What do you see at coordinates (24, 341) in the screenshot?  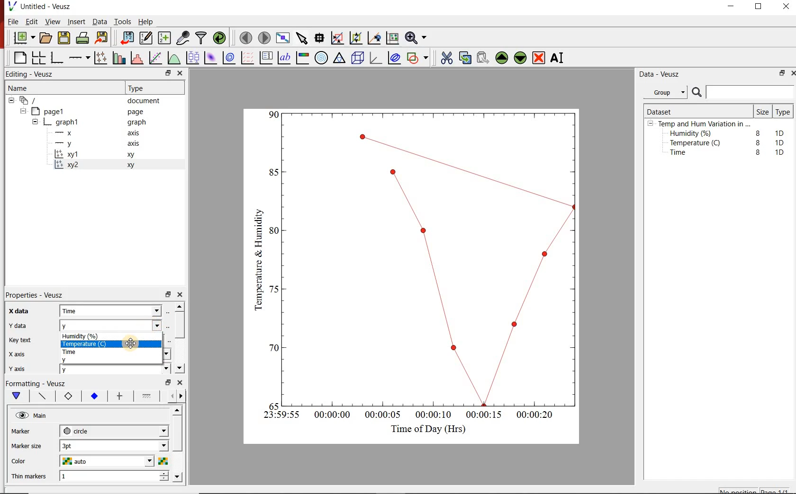 I see `Key text` at bounding box center [24, 341].